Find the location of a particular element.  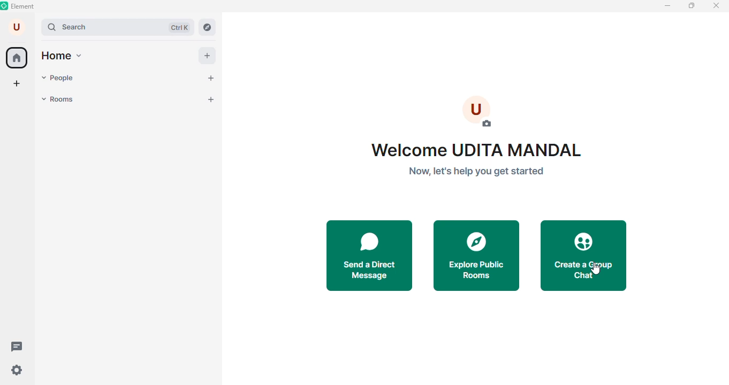

minimize  is located at coordinates (666, 6).